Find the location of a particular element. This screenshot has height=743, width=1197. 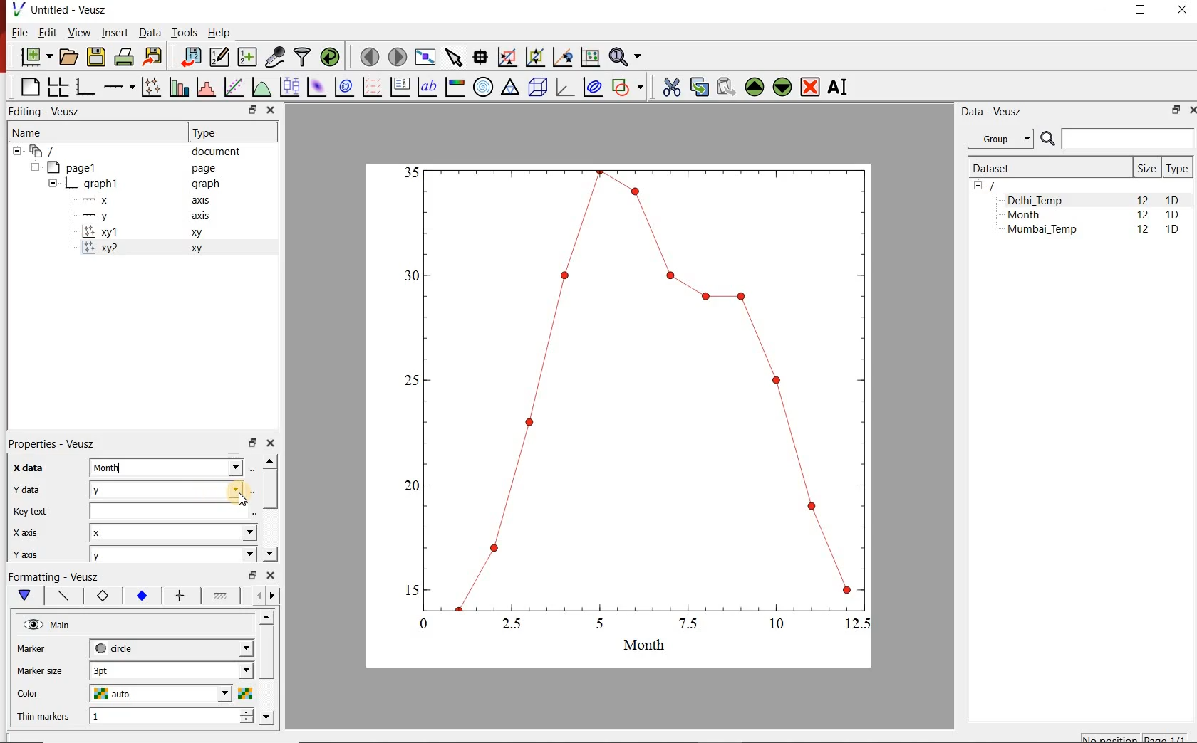

paste widget from the clipboard is located at coordinates (727, 86).